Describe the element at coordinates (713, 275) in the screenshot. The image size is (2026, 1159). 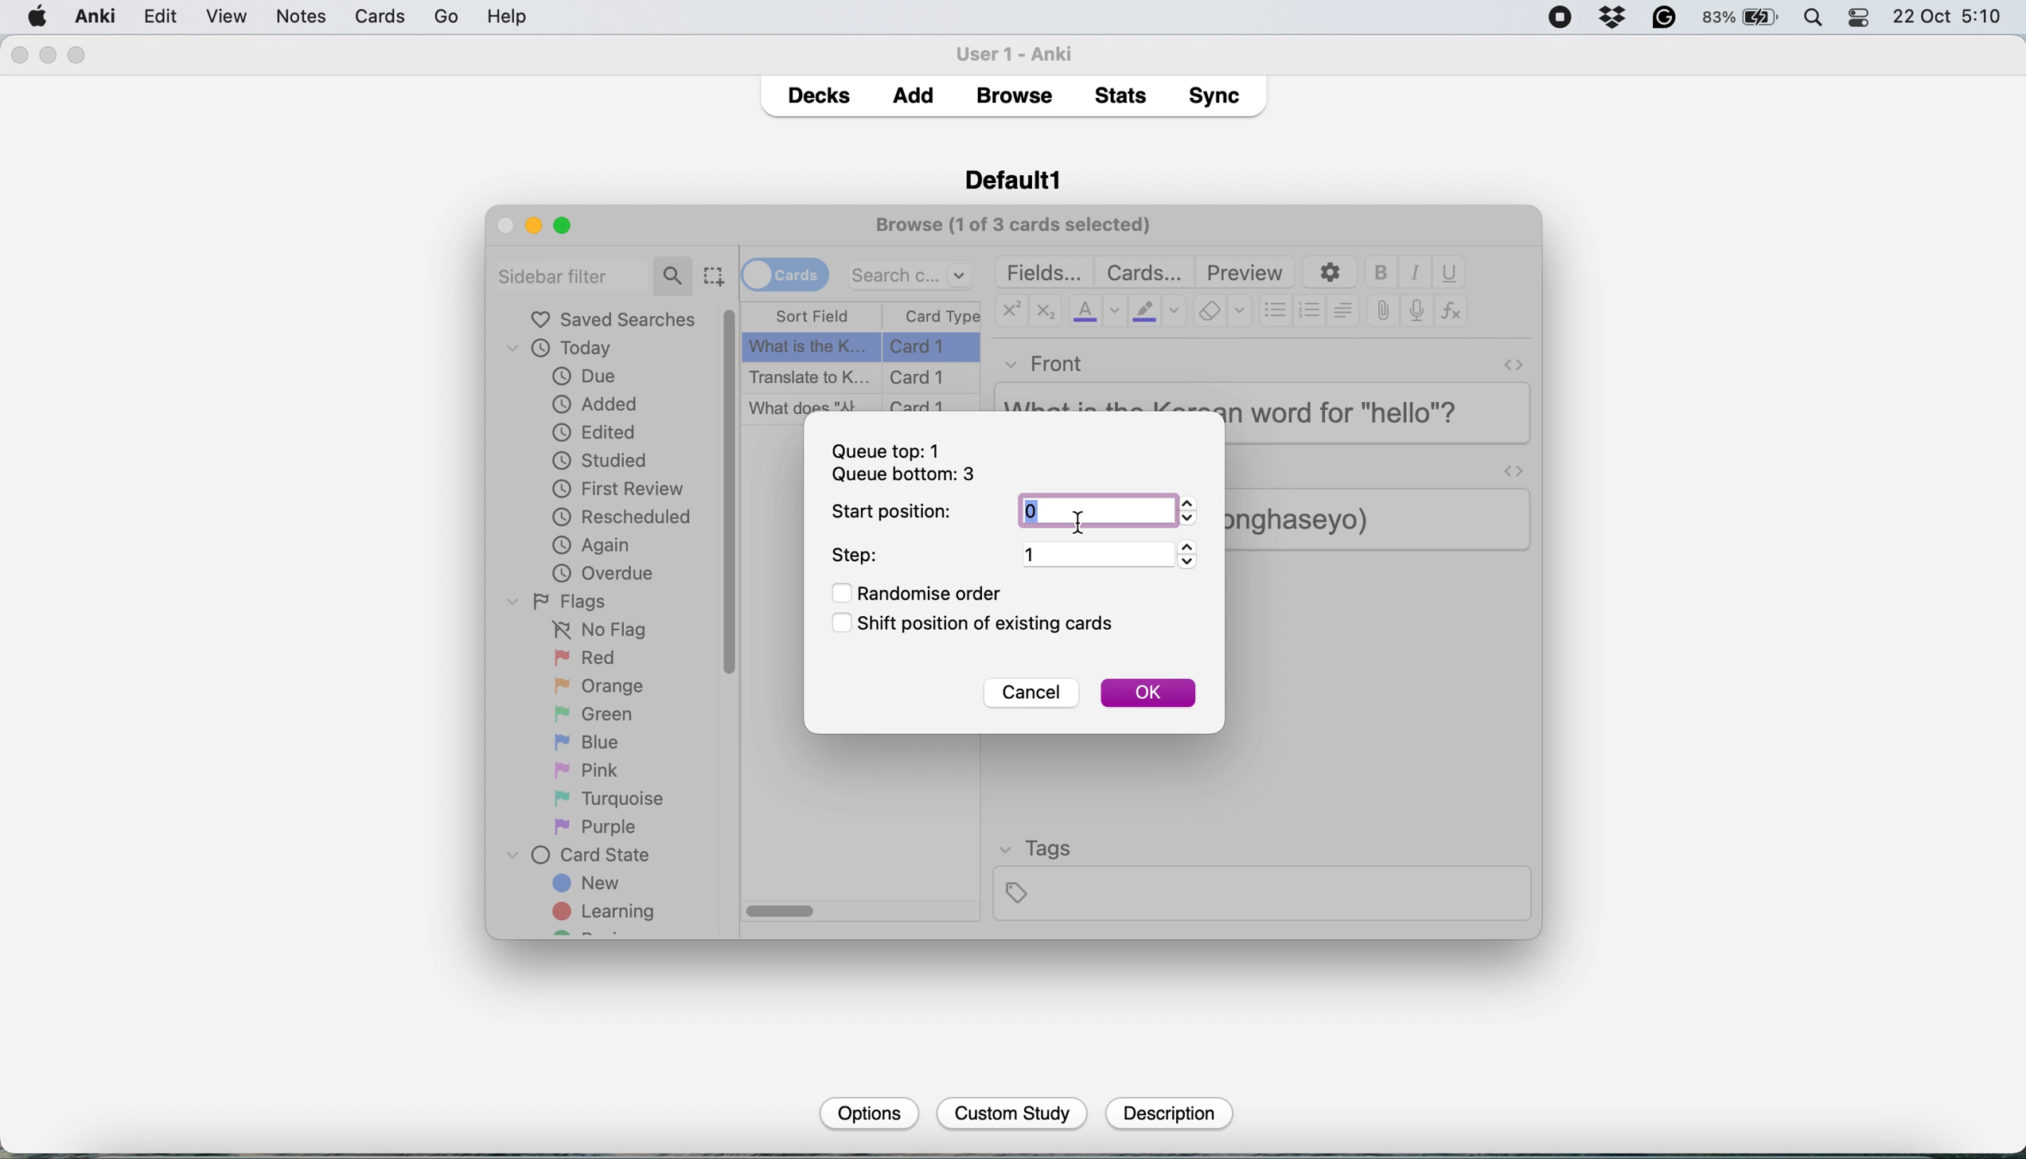
I see `selection tool` at that location.